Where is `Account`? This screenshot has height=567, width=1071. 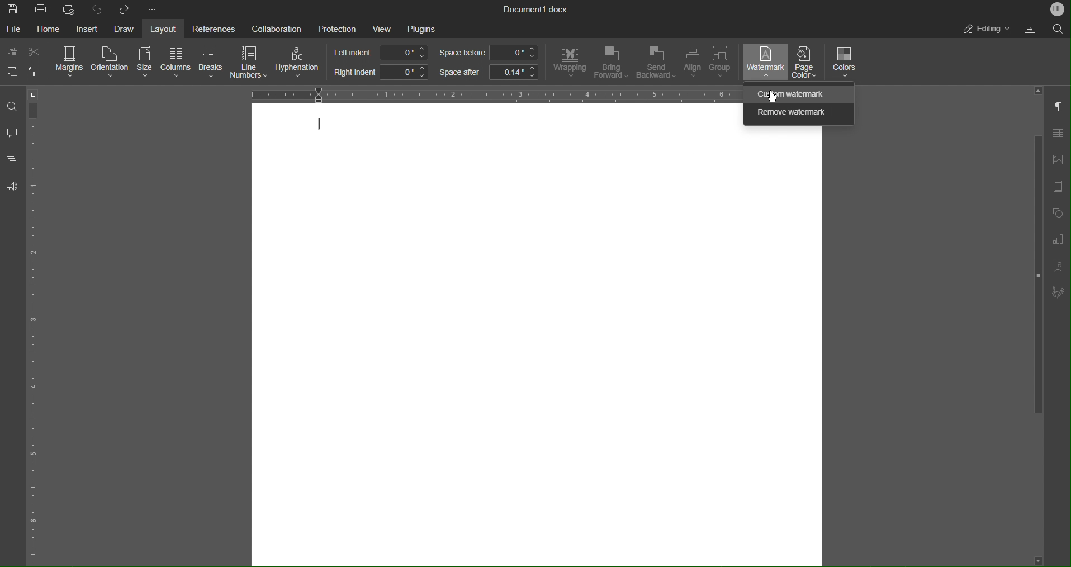
Account is located at coordinates (1058, 9).